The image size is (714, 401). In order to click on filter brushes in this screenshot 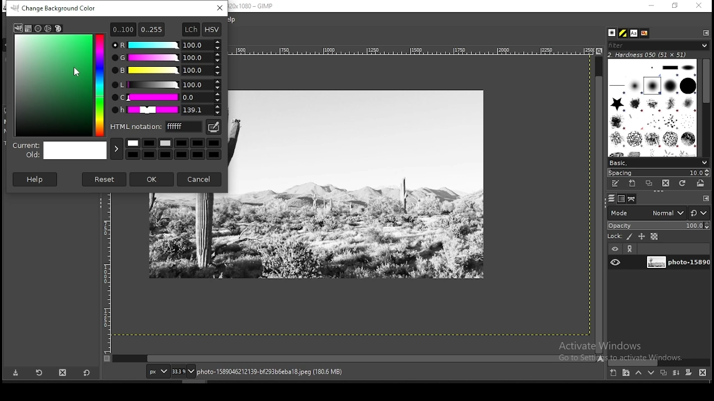, I will do `click(658, 45)`.